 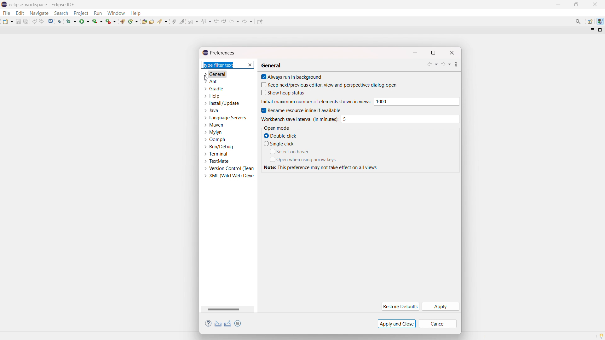 I want to click on minimize, so click(x=560, y=4).